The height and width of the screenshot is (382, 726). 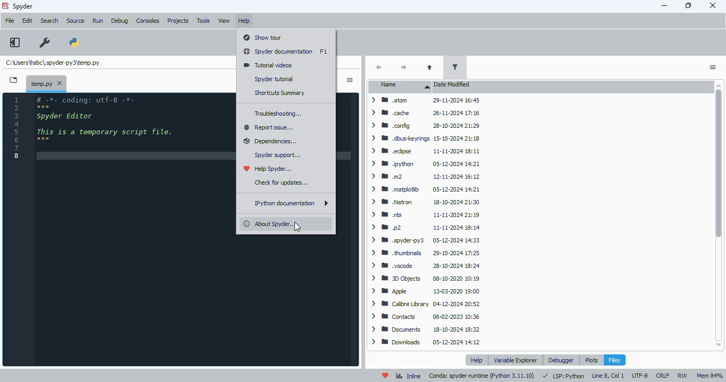 What do you see at coordinates (263, 38) in the screenshot?
I see `show tour` at bounding box center [263, 38].